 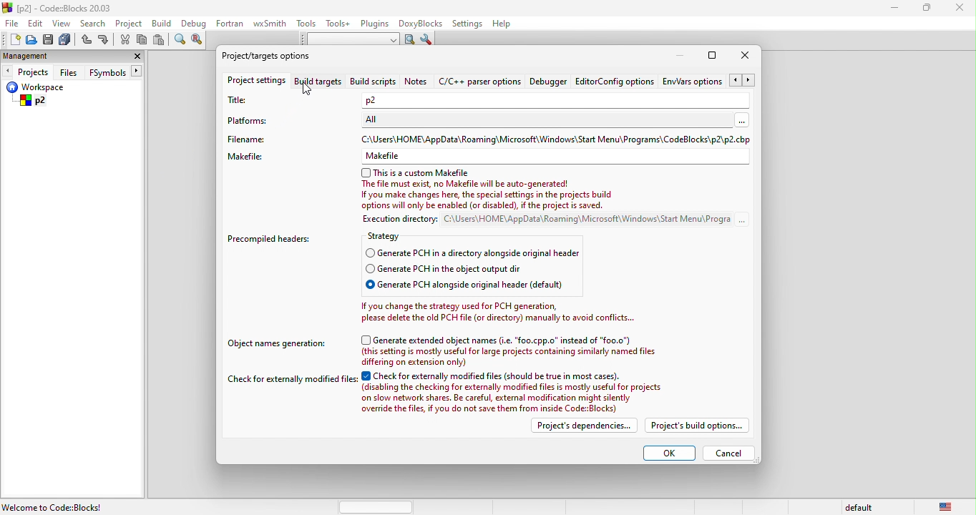 I want to click on close, so click(x=962, y=10).